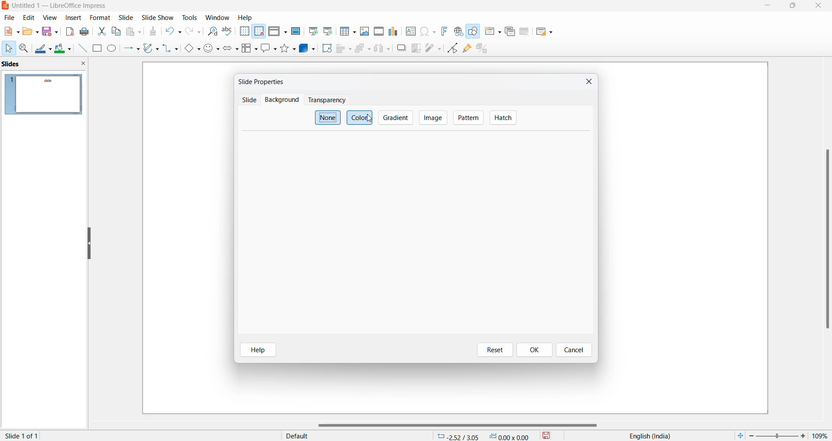  I want to click on line and arrows , so click(131, 49).